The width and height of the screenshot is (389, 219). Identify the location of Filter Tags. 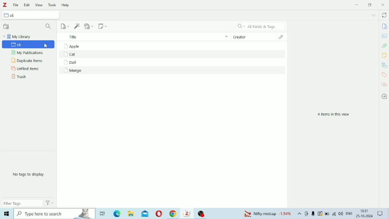
(22, 203).